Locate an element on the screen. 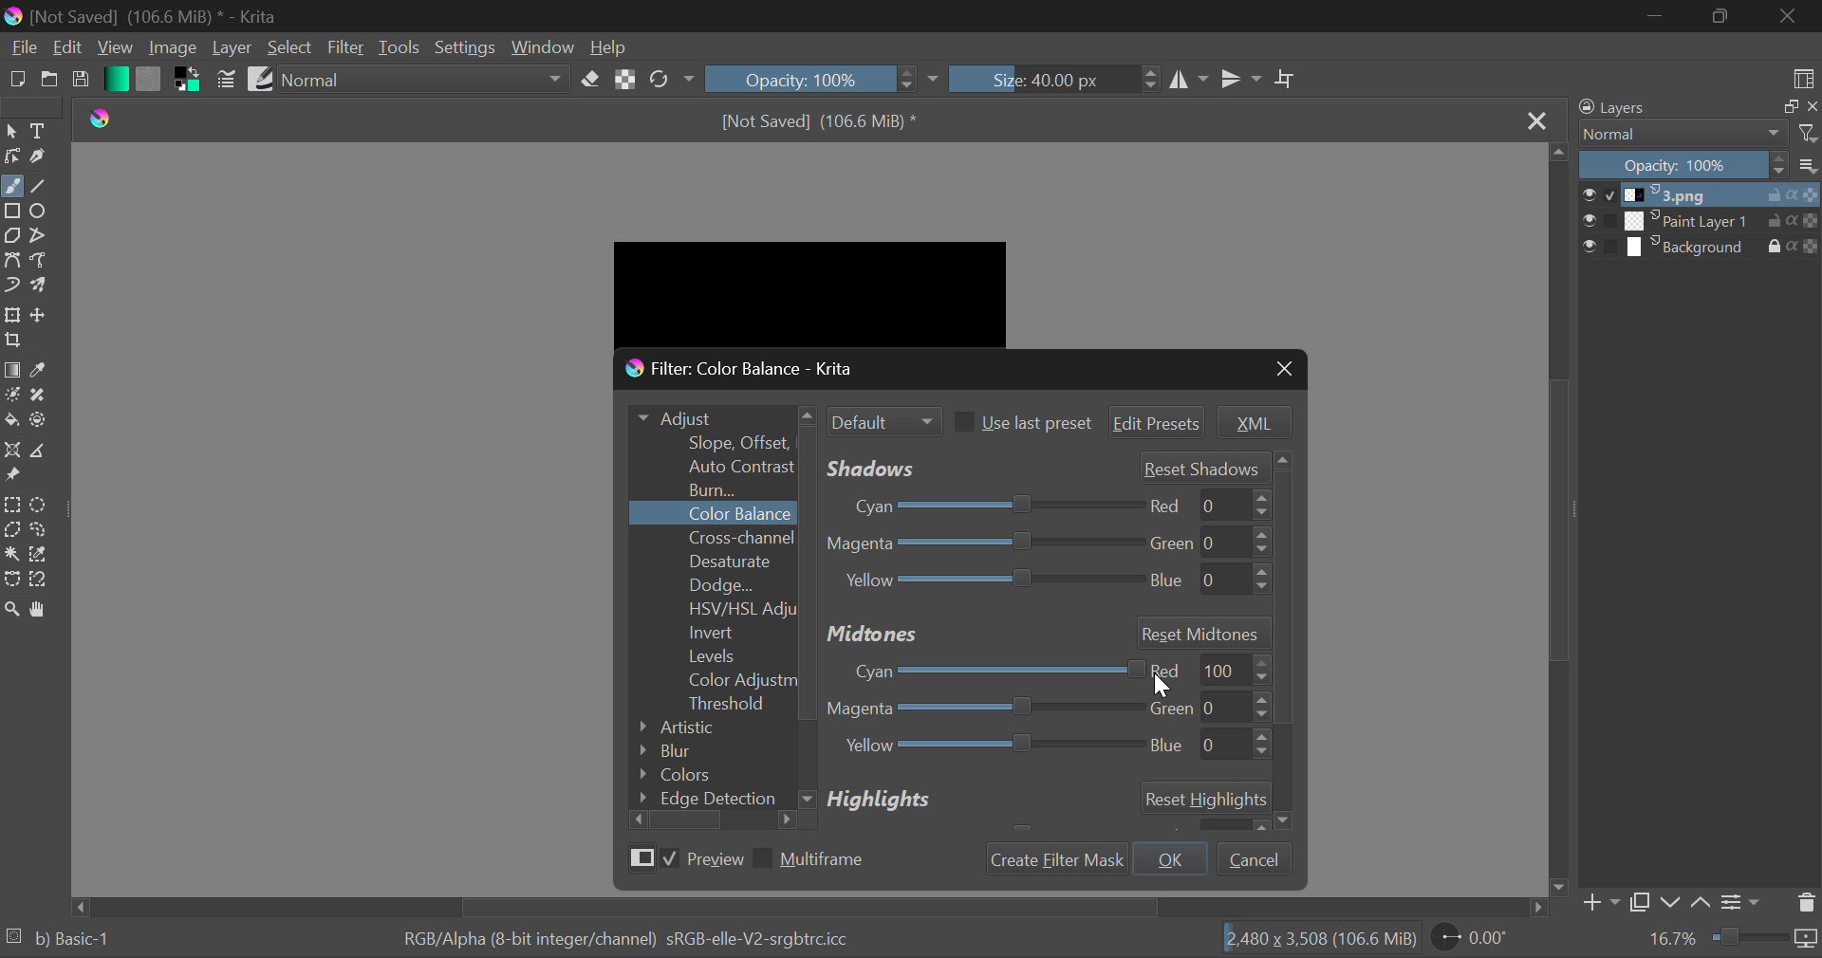 The width and height of the screenshot is (1822, 958). 2450 x 3,508 (106.6 MiB) is located at coordinates (1312, 942).